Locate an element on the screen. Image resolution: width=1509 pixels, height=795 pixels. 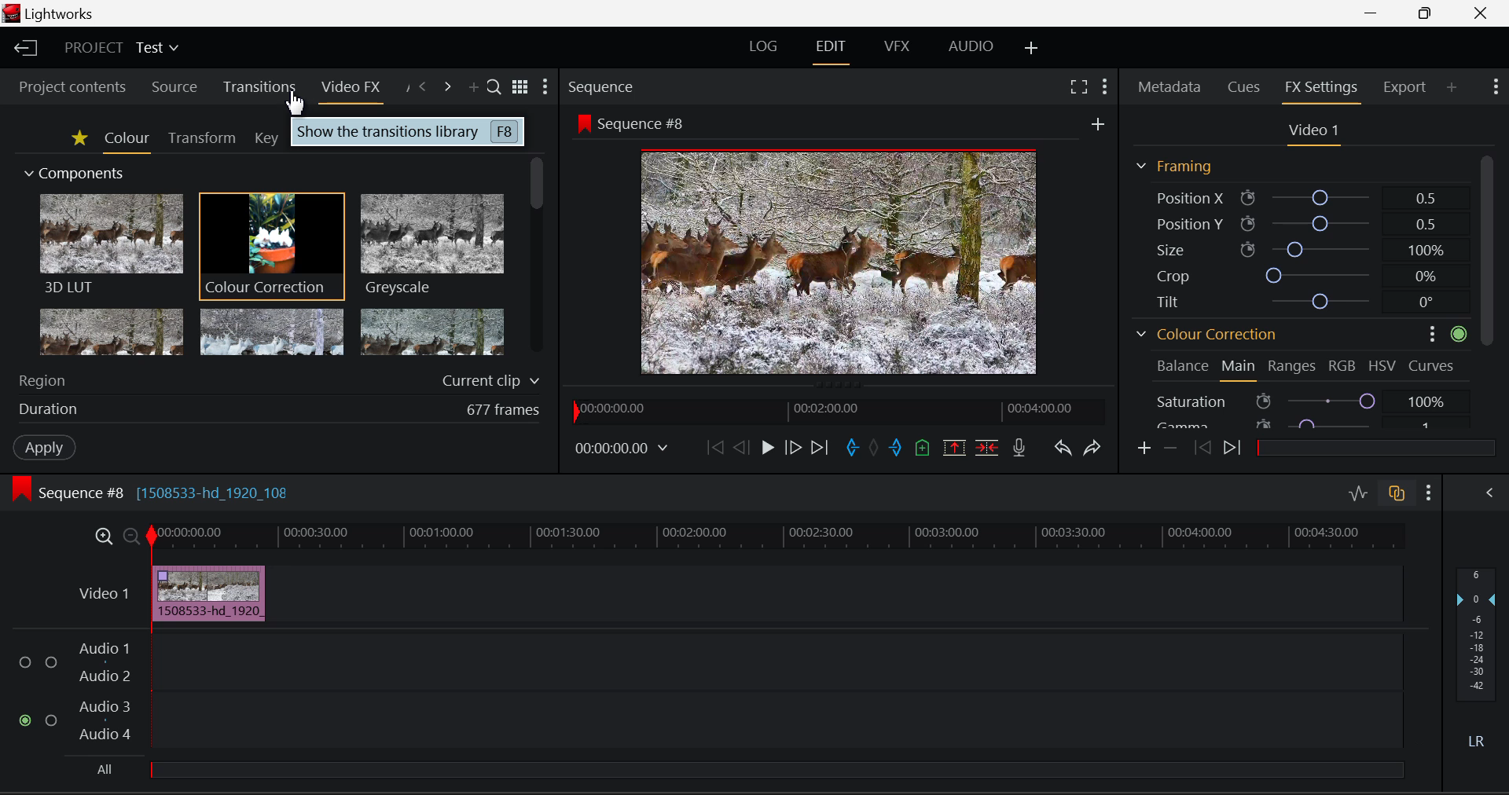
Apply is located at coordinates (46, 447).